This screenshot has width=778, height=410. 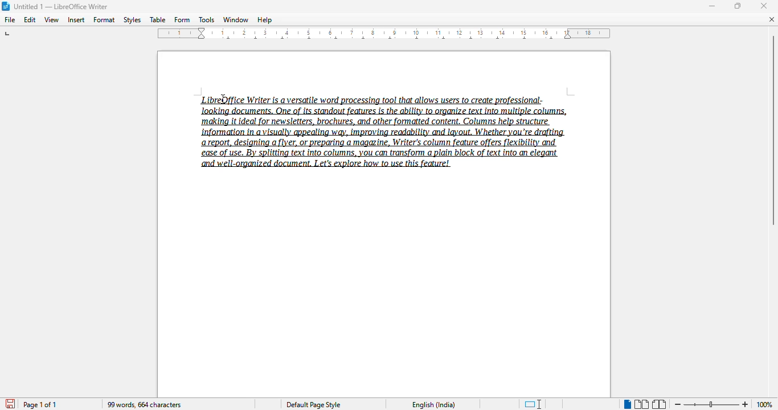 What do you see at coordinates (737, 6) in the screenshot?
I see `maximize` at bounding box center [737, 6].